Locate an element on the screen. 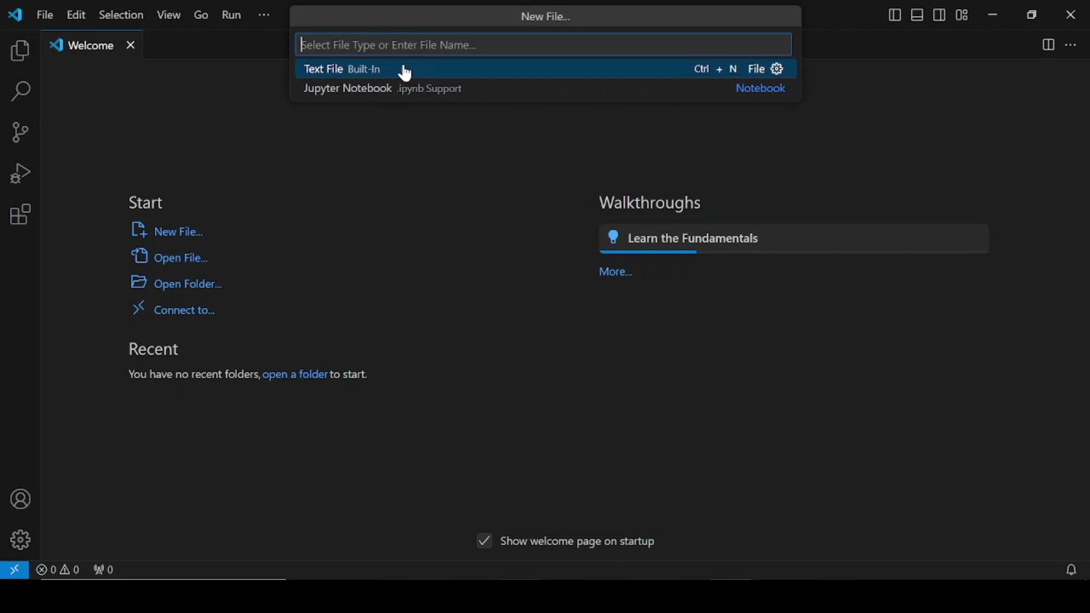 The image size is (1090, 613). view is located at coordinates (168, 15).